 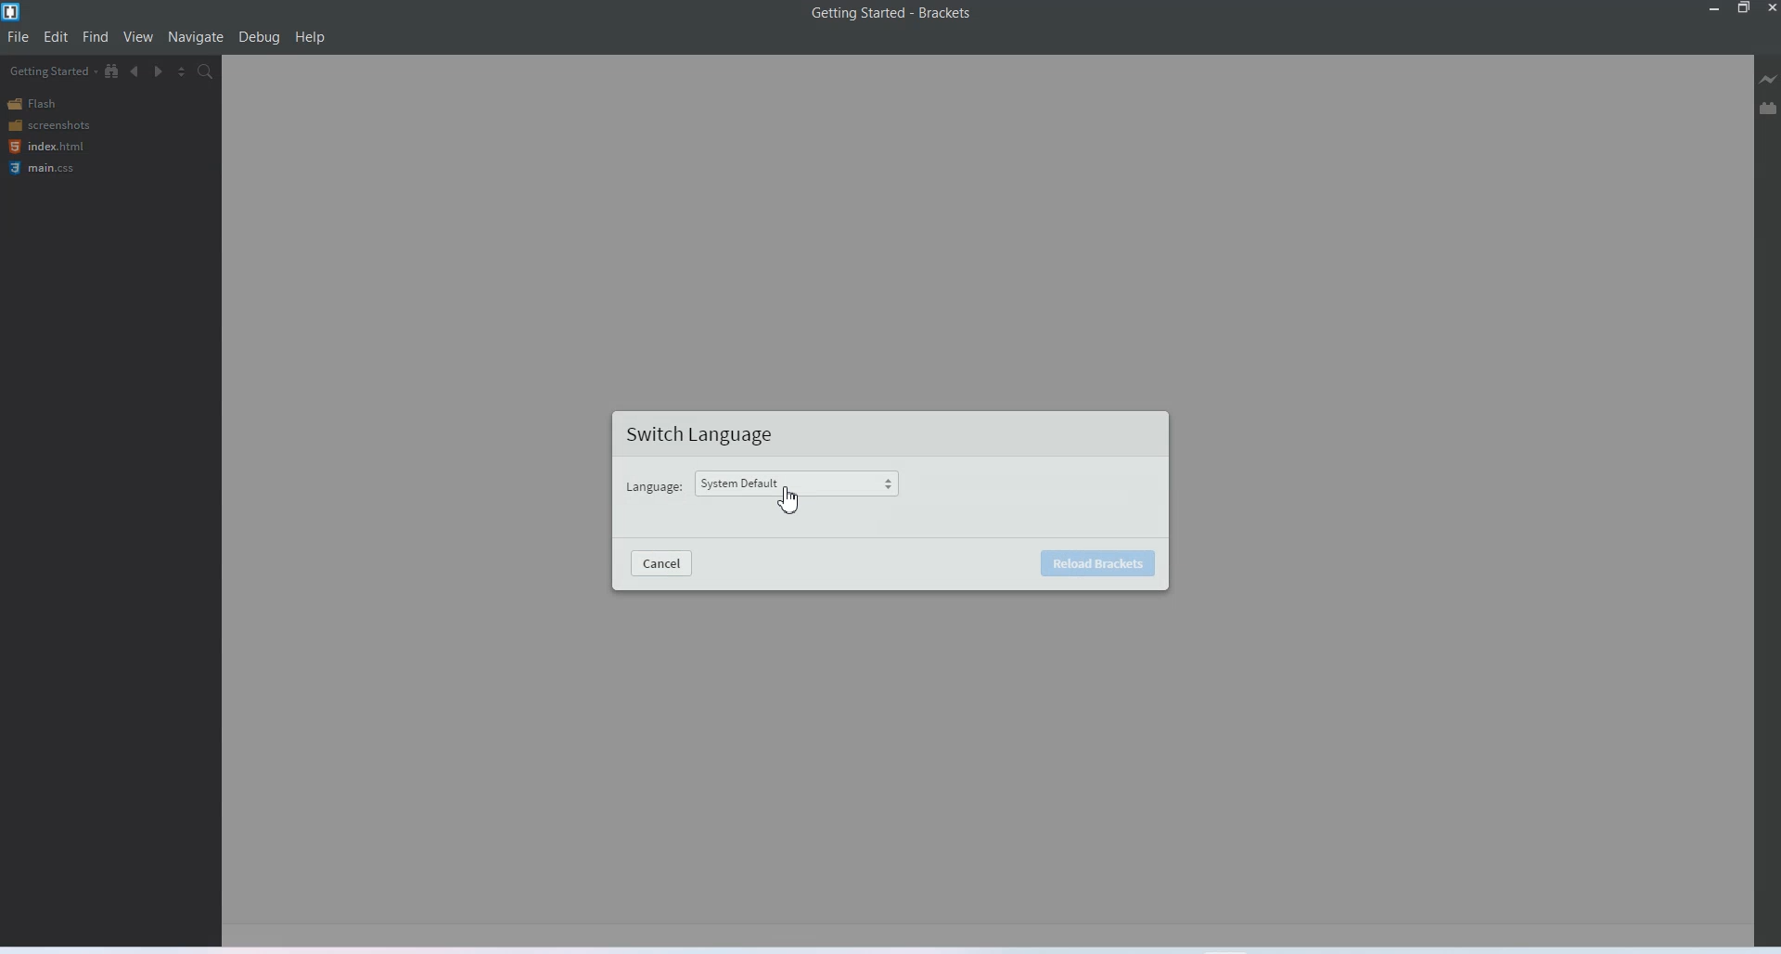 What do you see at coordinates (1769, 79) in the screenshot?
I see `Live preview` at bounding box center [1769, 79].